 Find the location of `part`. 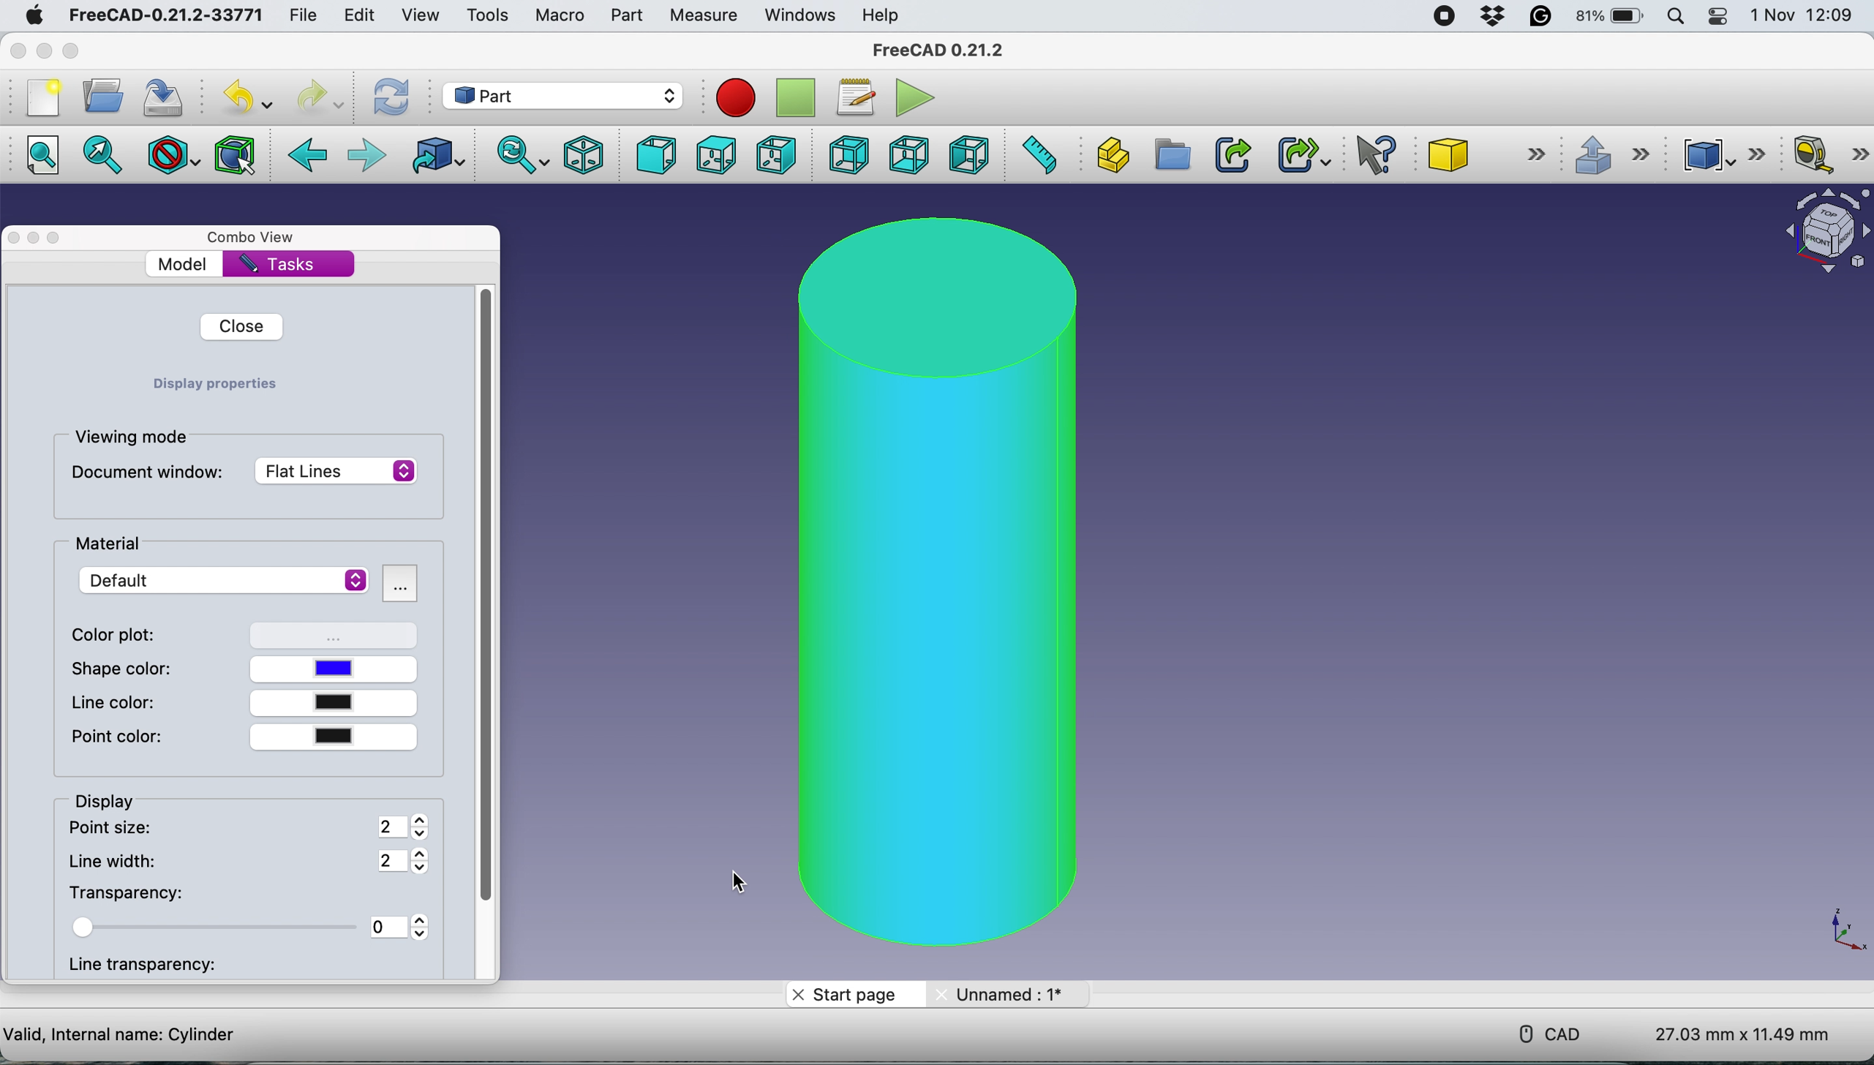

part is located at coordinates (629, 18).